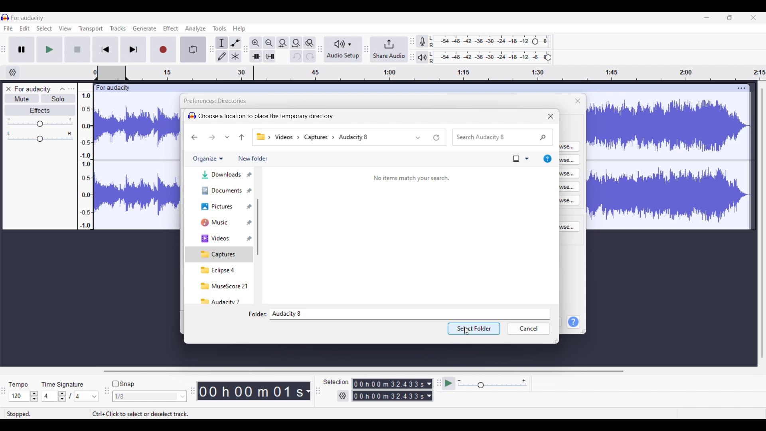 Image resolution: width=766 pixels, height=431 pixels. What do you see at coordinates (207, 159) in the screenshot?
I see `Organize options` at bounding box center [207, 159].